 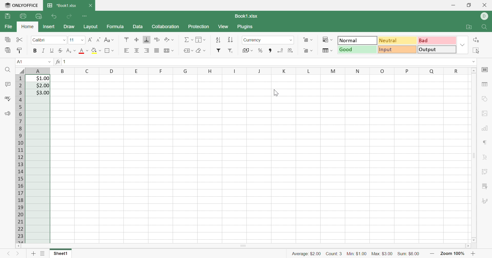 What do you see at coordinates (201, 51) in the screenshot?
I see `Clear` at bounding box center [201, 51].